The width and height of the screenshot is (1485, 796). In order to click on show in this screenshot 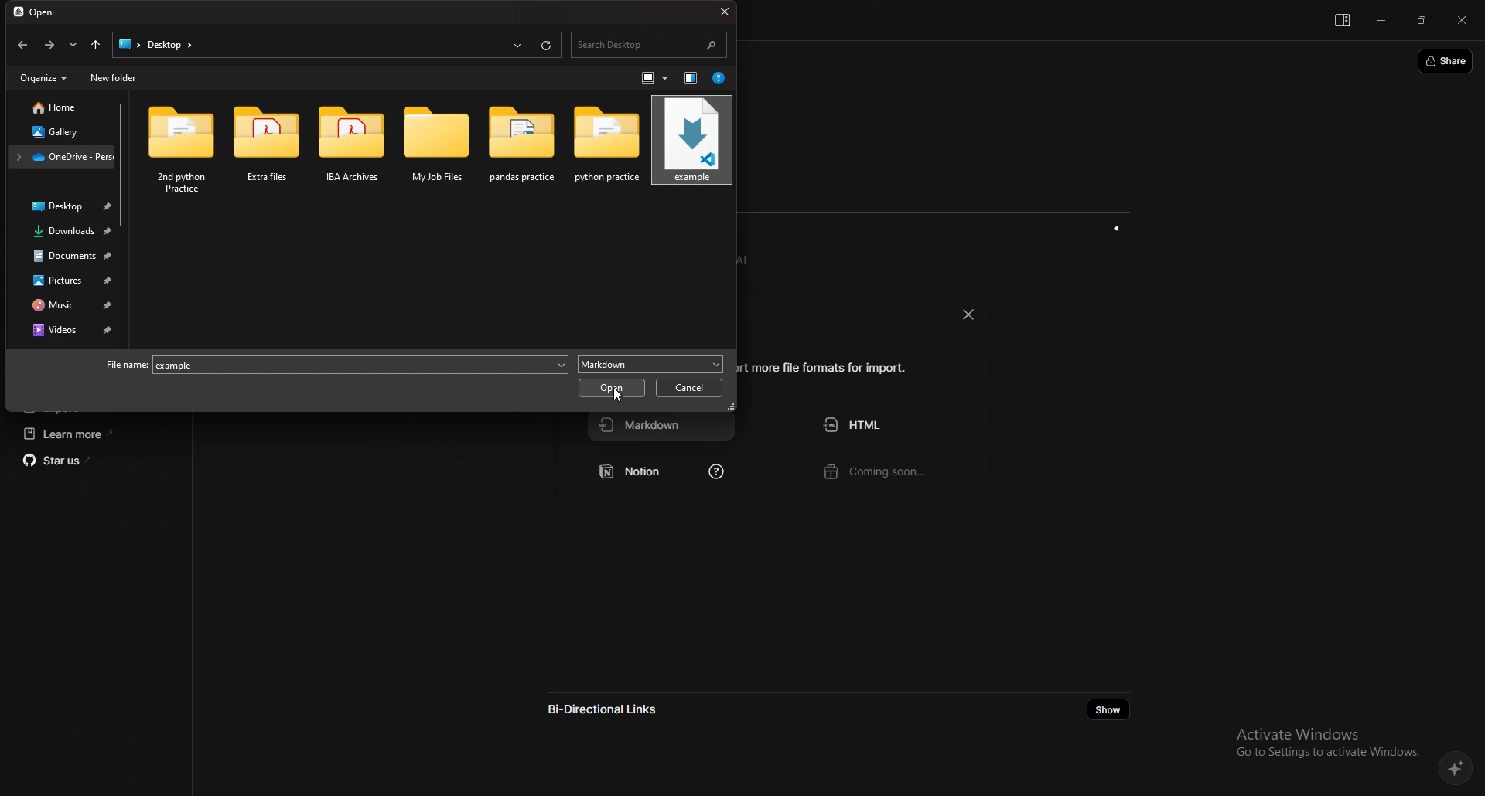, I will do `click(1117, 228)`.